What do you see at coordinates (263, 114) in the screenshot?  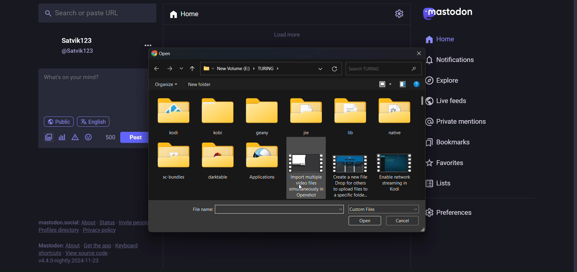 I see `geany` at bounding box center [263, 114].